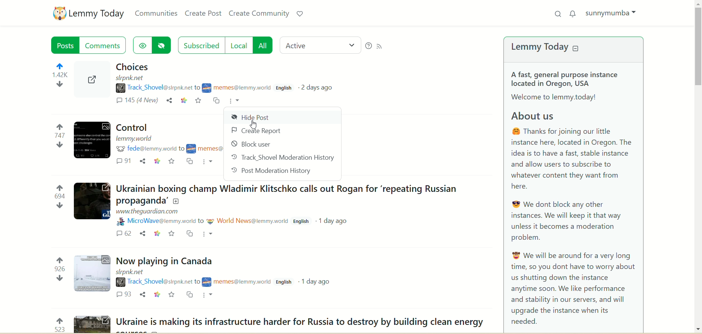 Image resolution: width=702 pixels, height=334 pixels. What do you see at coordinates (142, 294) in the screenshot?
I see `share` at bounding box center [142, 294].